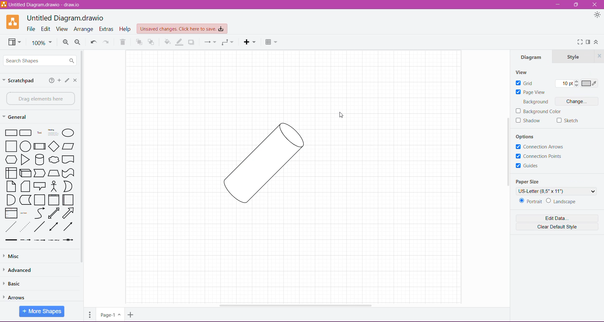 The height and width of the screenshot is (322, 604). Describe the element at coordinates (540, 157) in the screenshot. I see `Connection Points` at that location.